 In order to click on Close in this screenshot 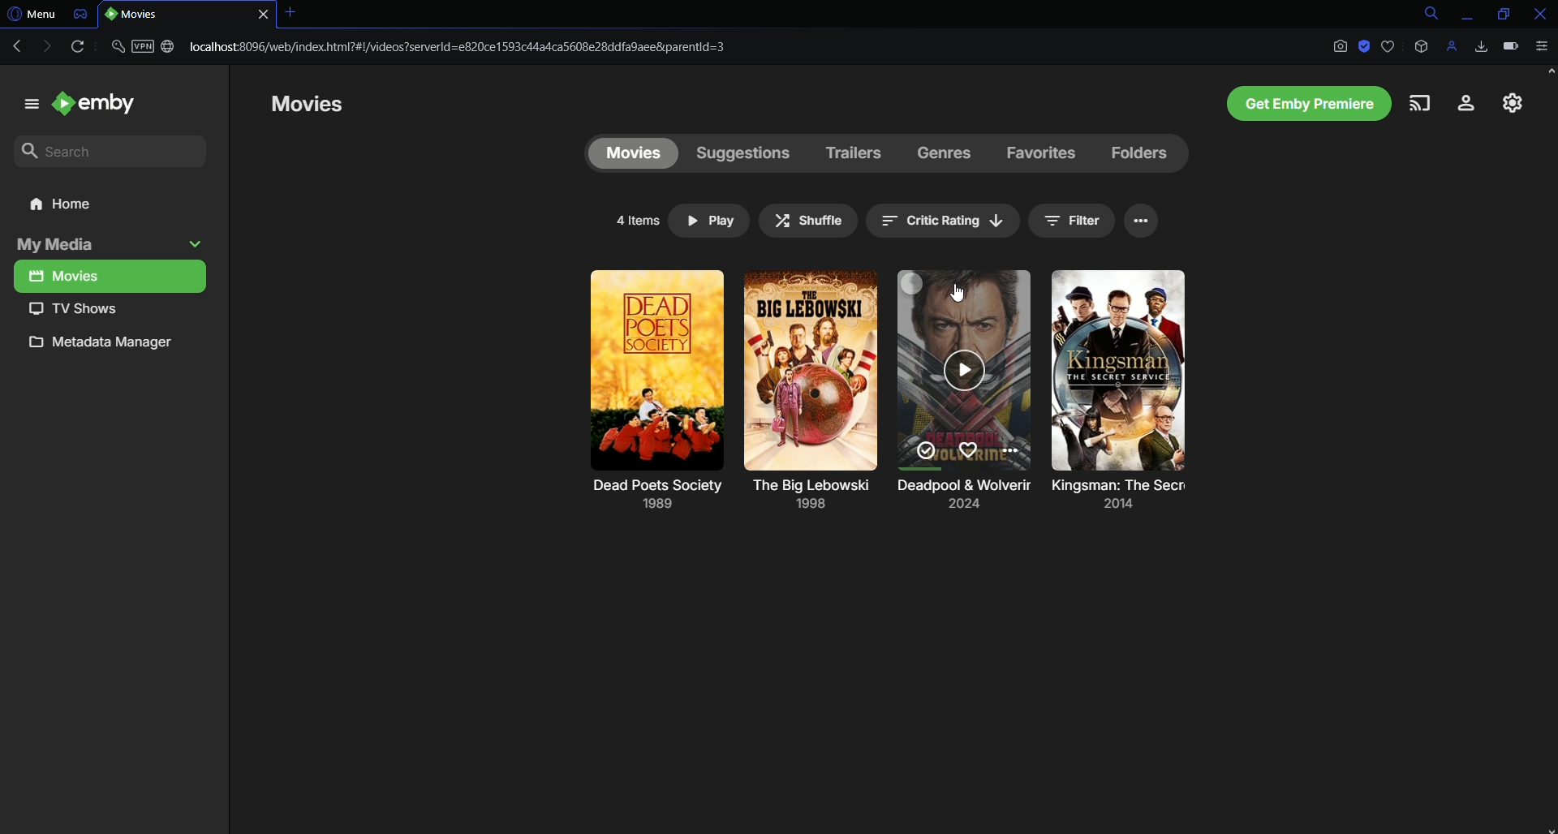, I will do `click(1536, 14)`.